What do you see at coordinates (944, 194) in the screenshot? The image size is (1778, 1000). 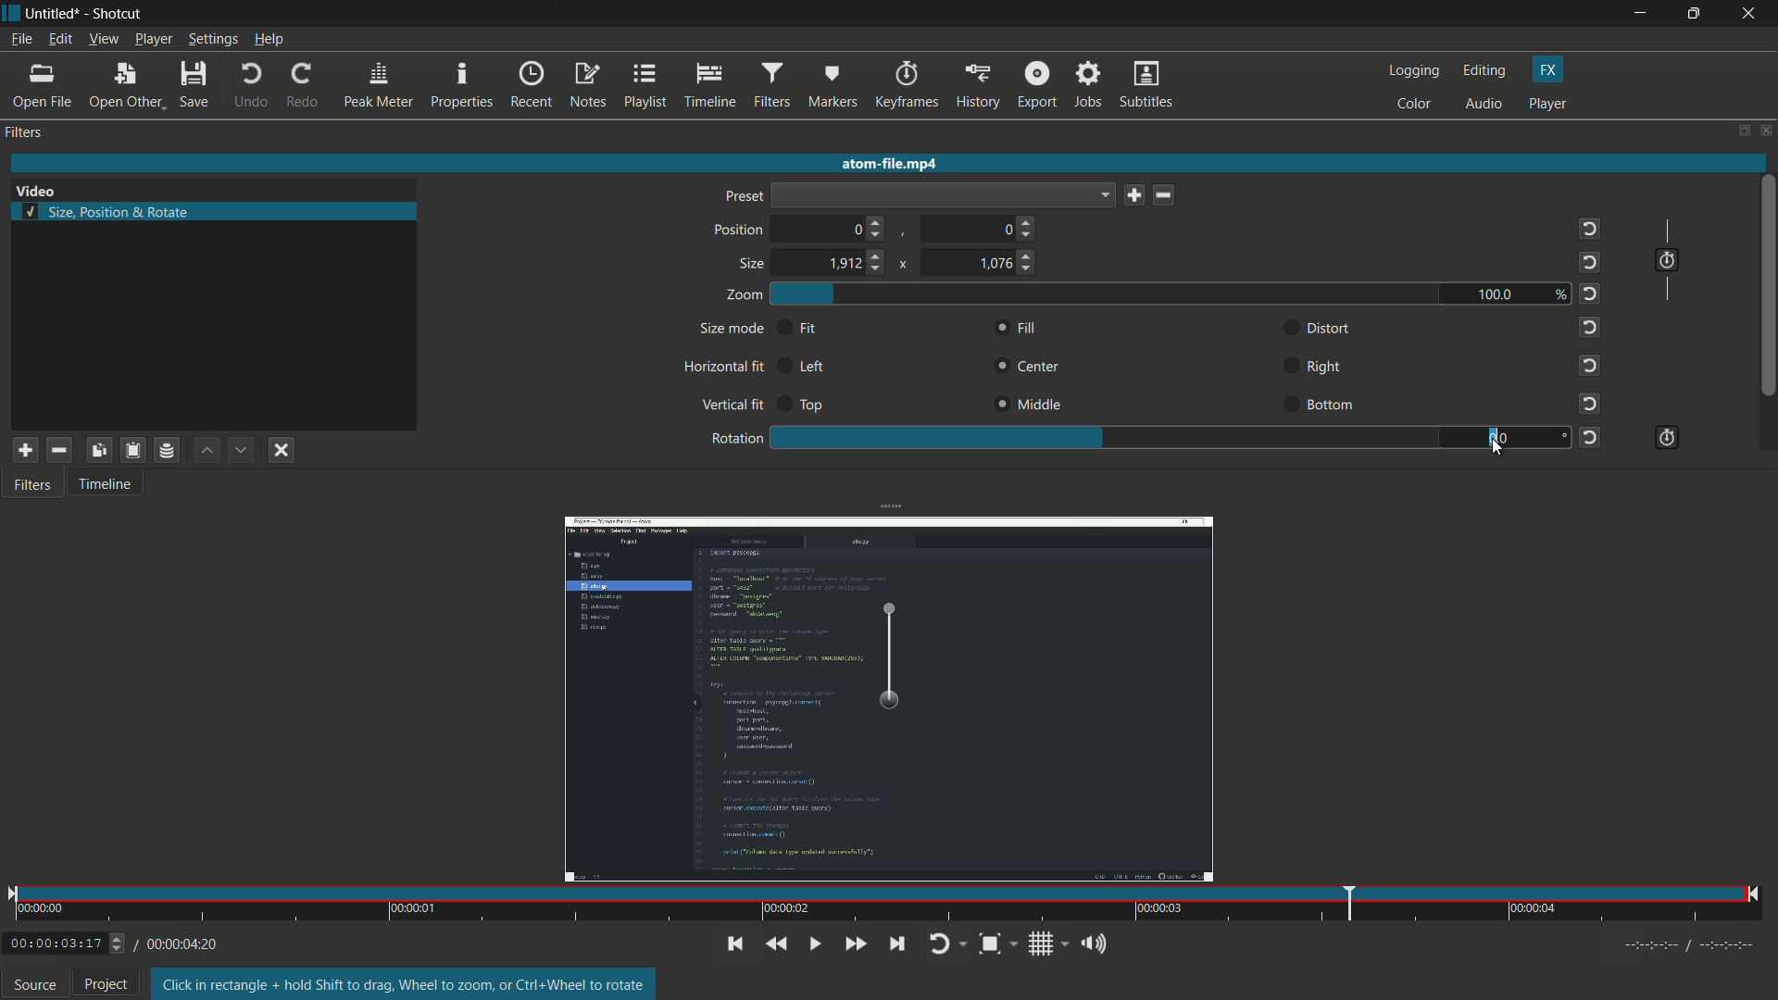 I see `dropdown` at bounding box center [944, 194].